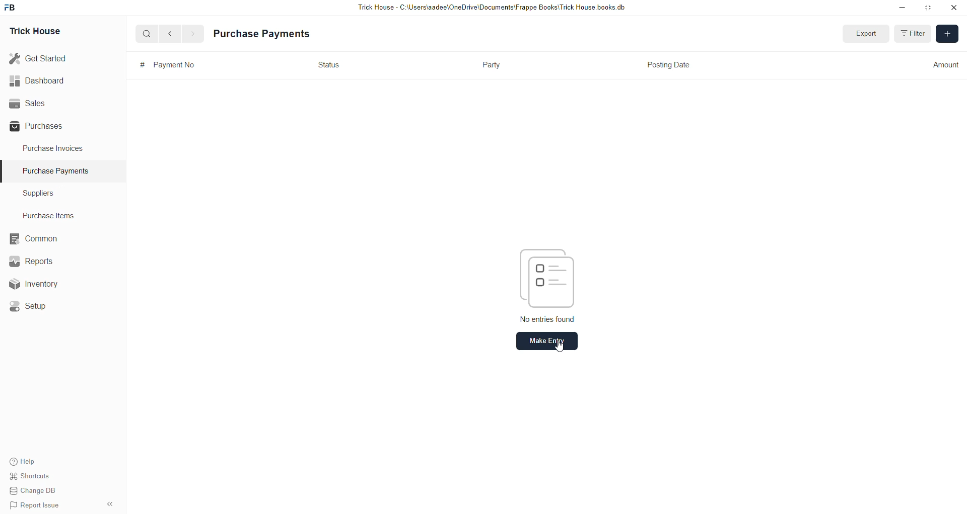 This screenshot has width=967, height=514. Describe the element at coordinates (36, 29) in the screenshot. I see `Trick House` at that location.